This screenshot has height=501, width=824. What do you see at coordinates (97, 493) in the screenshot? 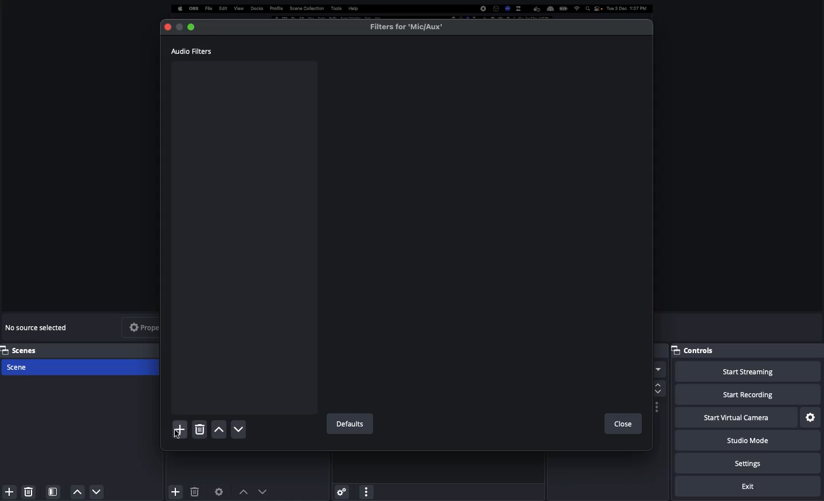
I see `Down` at bounding box center [97, 493].